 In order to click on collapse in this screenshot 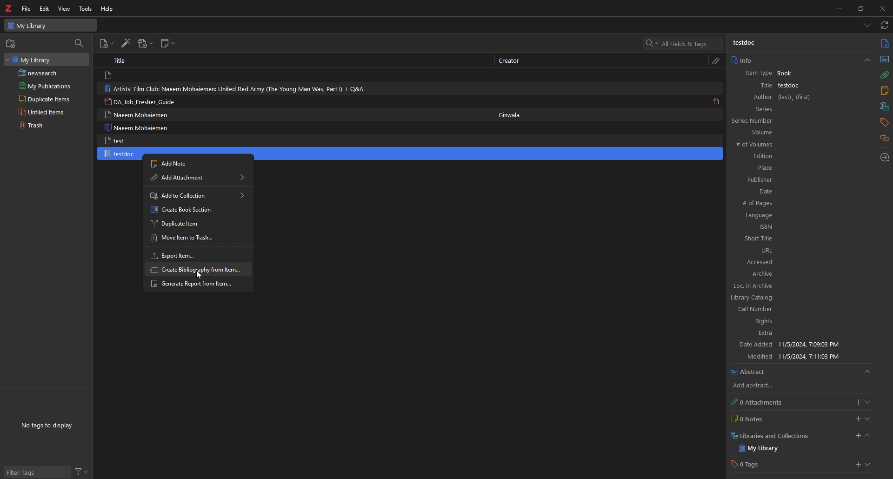, I will do `click(867, 437)`.